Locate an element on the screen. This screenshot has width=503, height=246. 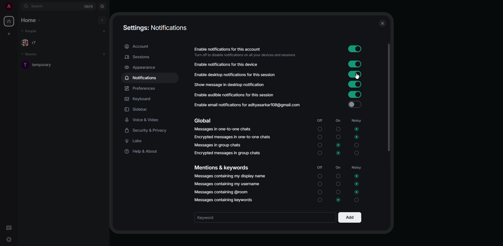
turn on is located at coordinates (320, 185).